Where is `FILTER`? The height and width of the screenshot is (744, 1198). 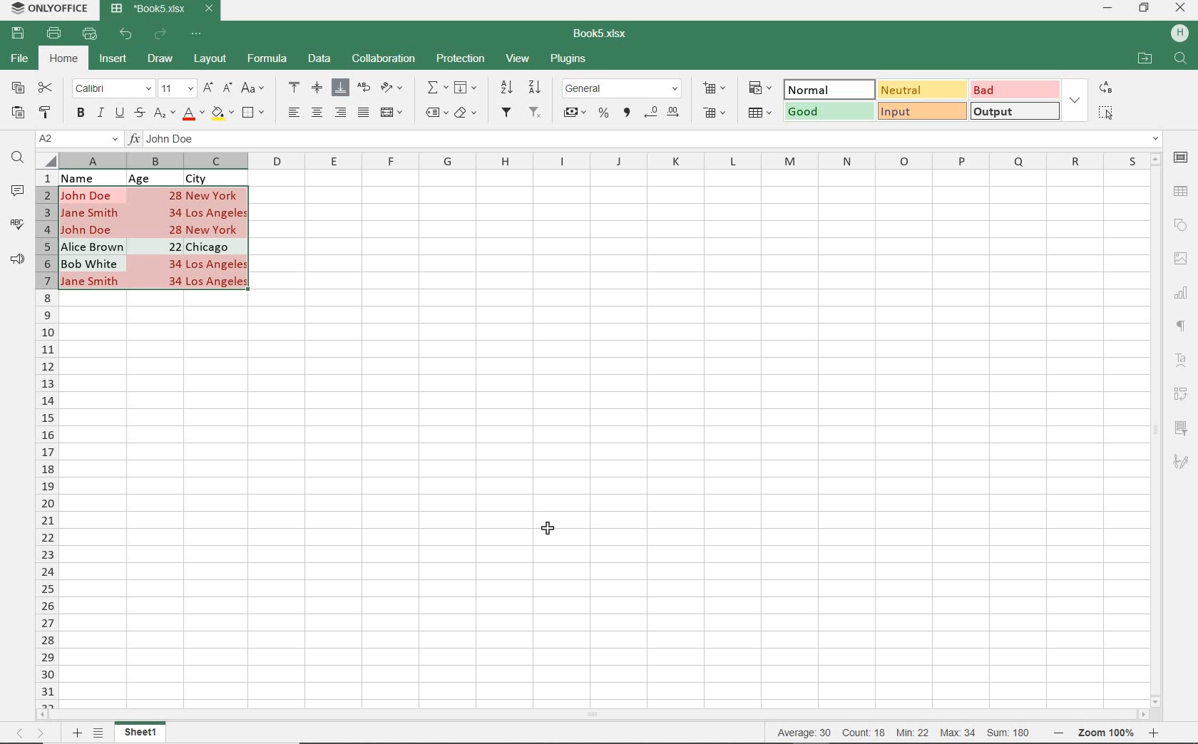
FILTER is located at coordinates (508, 113).